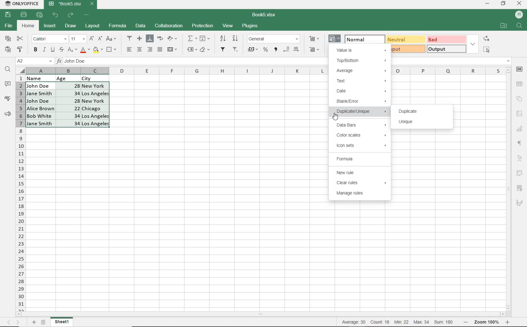 The width and height of the screenshot is (527, 327). Describe the element at coordinates (8, 99) in the screenshot. I see `SPELL CHECKING` at that location.